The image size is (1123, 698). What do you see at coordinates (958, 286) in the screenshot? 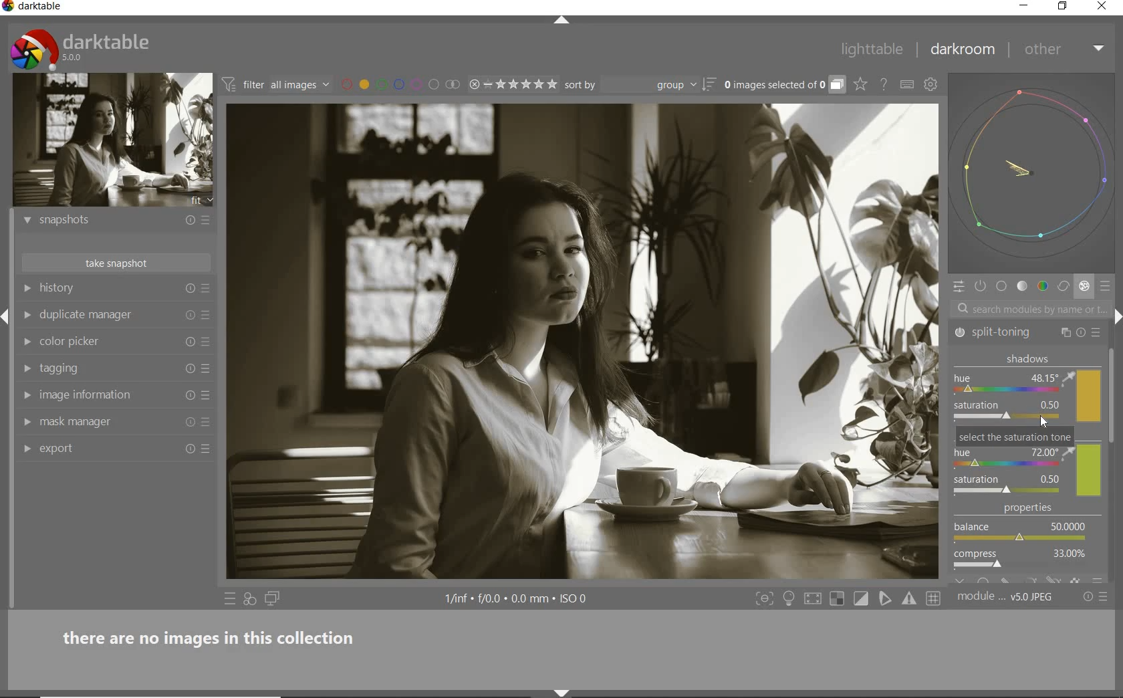
I see `quick access panel` at bounding box center [958, 286].